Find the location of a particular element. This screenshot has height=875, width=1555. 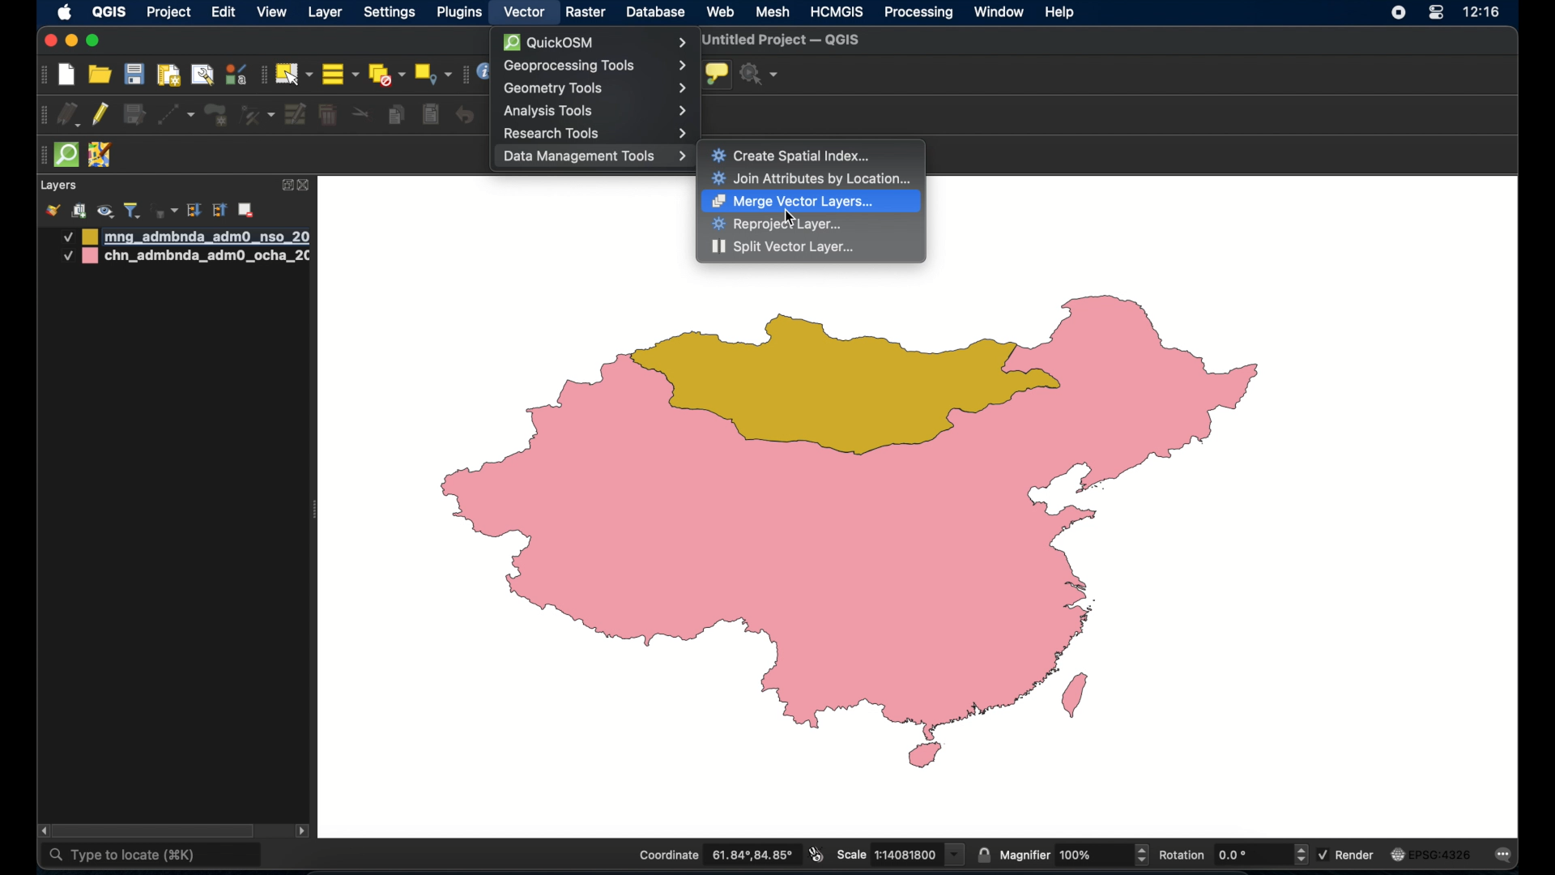

layer is located at coordinates (327, 11).